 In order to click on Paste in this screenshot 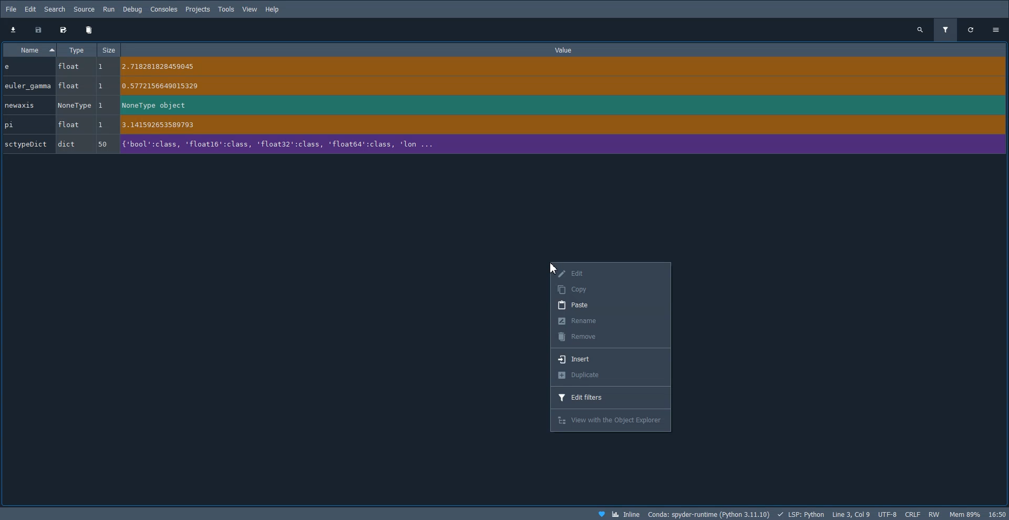, I will do `click(612, 306)`.